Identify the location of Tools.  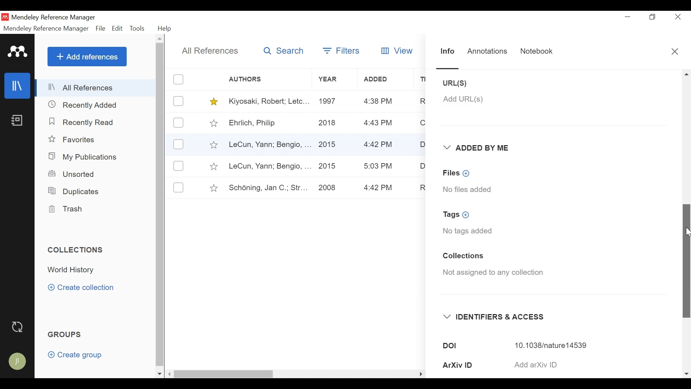
(139, 28).